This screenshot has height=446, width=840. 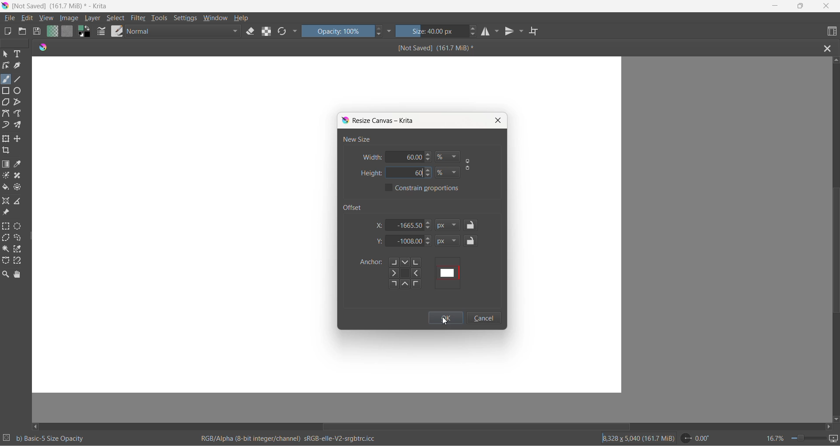 What do you see at coordinates (139, 19) in the screenshot?
I see `filter` at bounding box center [139, 19].